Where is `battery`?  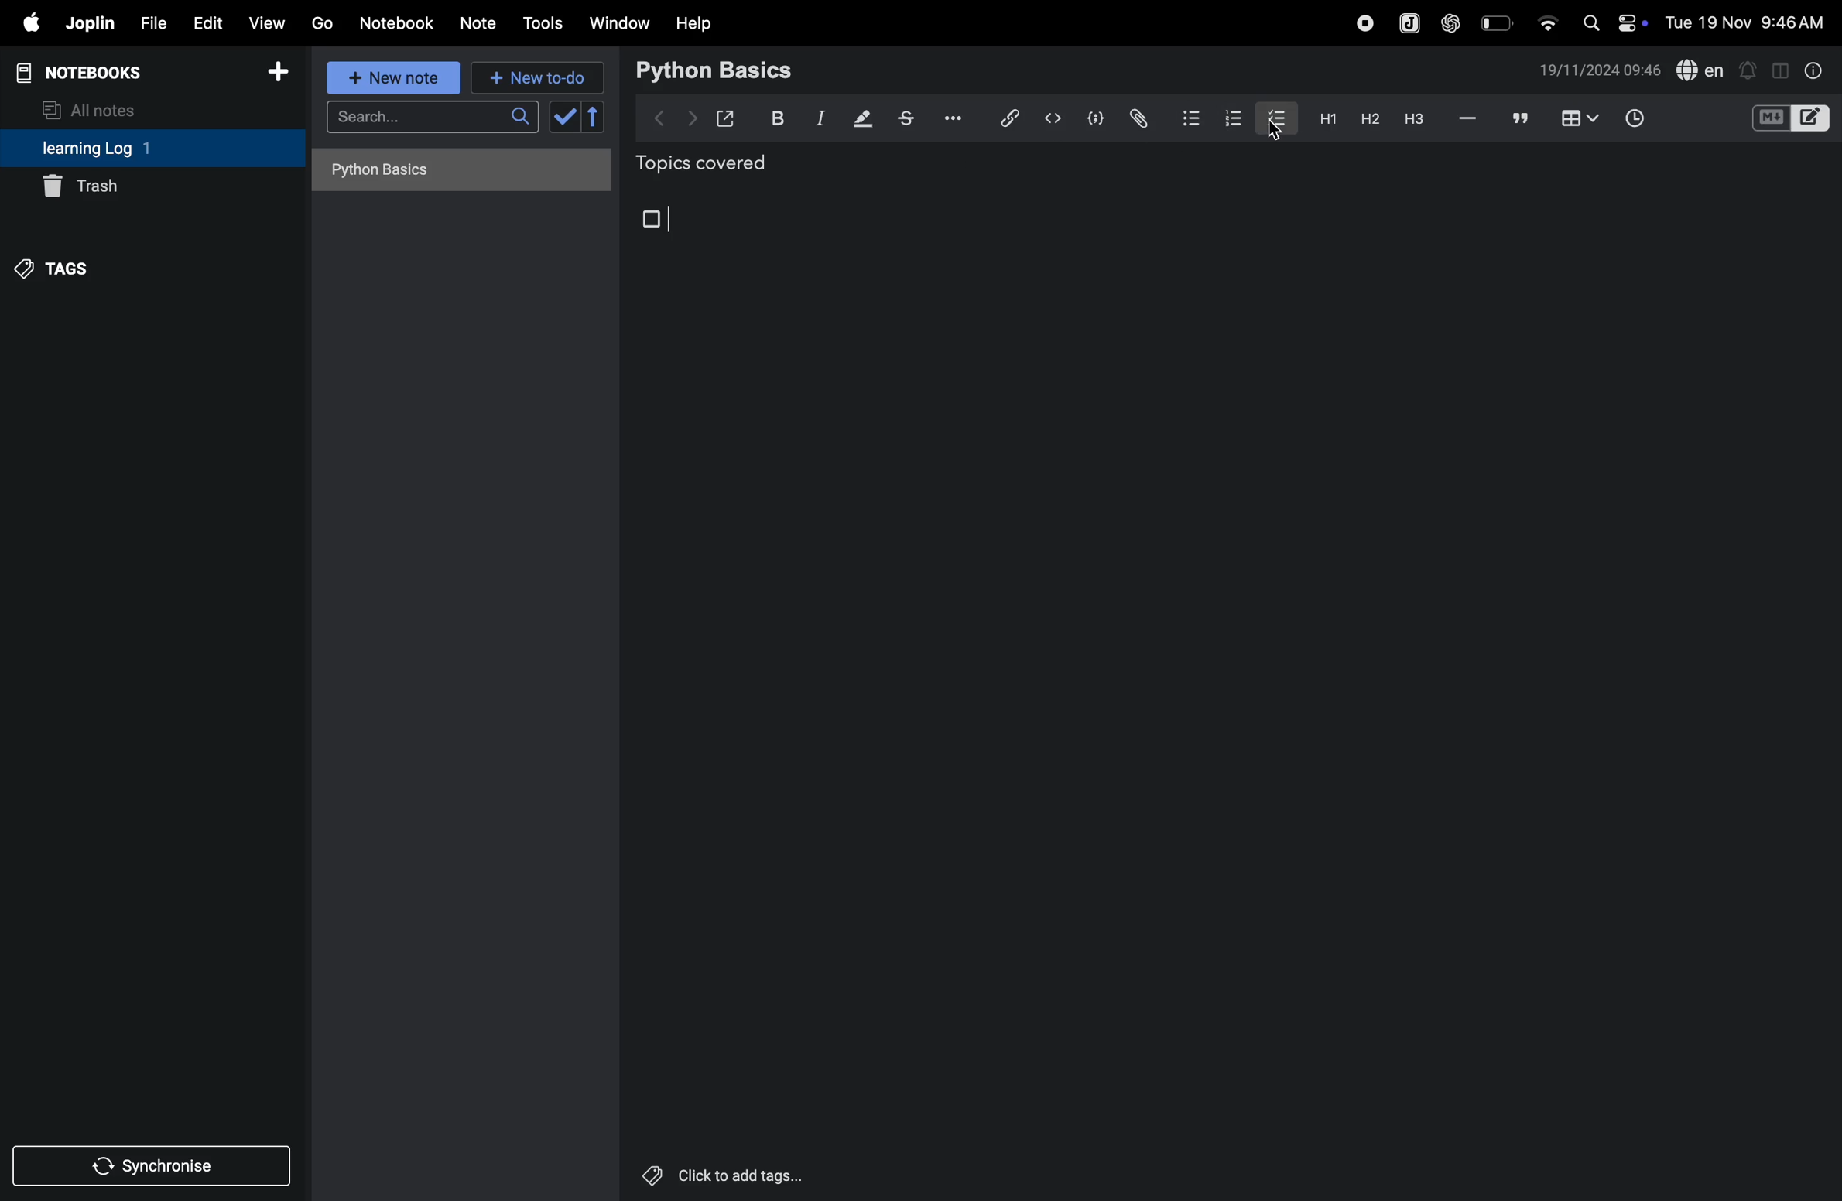
battery is located at coordinates (1498, 22).